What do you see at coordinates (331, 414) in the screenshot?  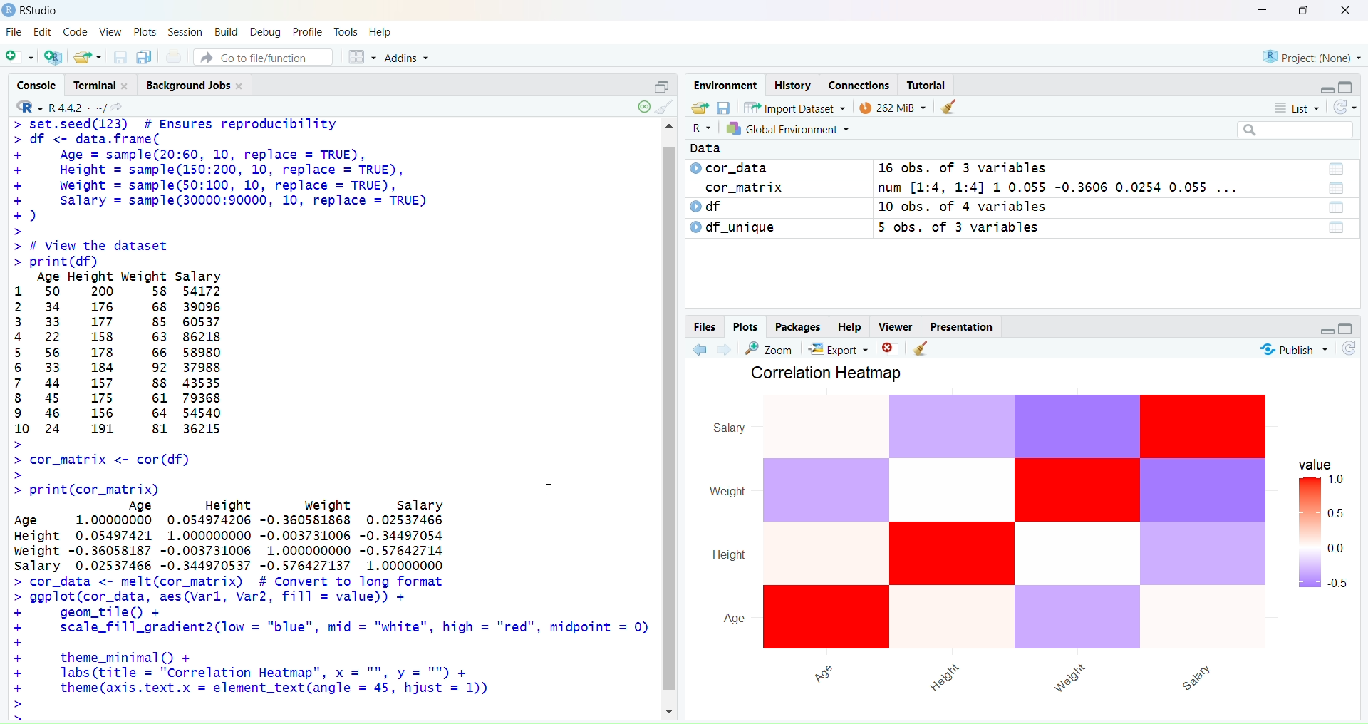 I see `> set.seed(123) # Ensures reproducibility
> df <- data.frame(
+ Age = sample(20:60, 10, replace = TRUE),
+ Height = sample(150:200, 10, replace = TRUE),
+ Weight = sample(50:100, 10, replace = TRUE),
+ salary = samp1e(30000:90000, 10, replace = TRUE)
+)
>
> # View the dataset
> print (df)
Age Height weight Salary
1 50 200 58 54172
2 34 176 68 39096
3 33 177 85 60537
4 22 158 63 86218
5 56 178 66 58980
6 33 184 92 37988
7 44 157 88 43535
8 45 175 61 79368
9 46 156 64 54540
10 24 191 81 36215
>
> cor_matrix <- cor (df)
>
> print(cor_matrix) I
Age Height weight salary
Age 1.00000000 0.054974206 -0.360581868 0.02537466
Height 0.05497421 1.000000000 -0.003731006 -0.34497054
Weight -0.36058187 -0.003731006 1.000000000 -0.57642714
Salary 0.02537466 -0.344970537 -0.576427137 1.00000000
> cor_data <- melt(cor_matrix) # Convert to long format
> ggplot(cor_data, aes(varl, var2, fill = value)) +
+ geom_tile() +
+ scale_fill_gradient2(low = "blue", mid = "white", high = "red", midpoint = 0)
+
+ theme_minimal() +
+ labs (title = "Correlation Heatmap", x = "", y = "") +
+ theme(axis.text.x = element_text(angle = 45, hjust = 1))
>` at bounding box center [331, 414].